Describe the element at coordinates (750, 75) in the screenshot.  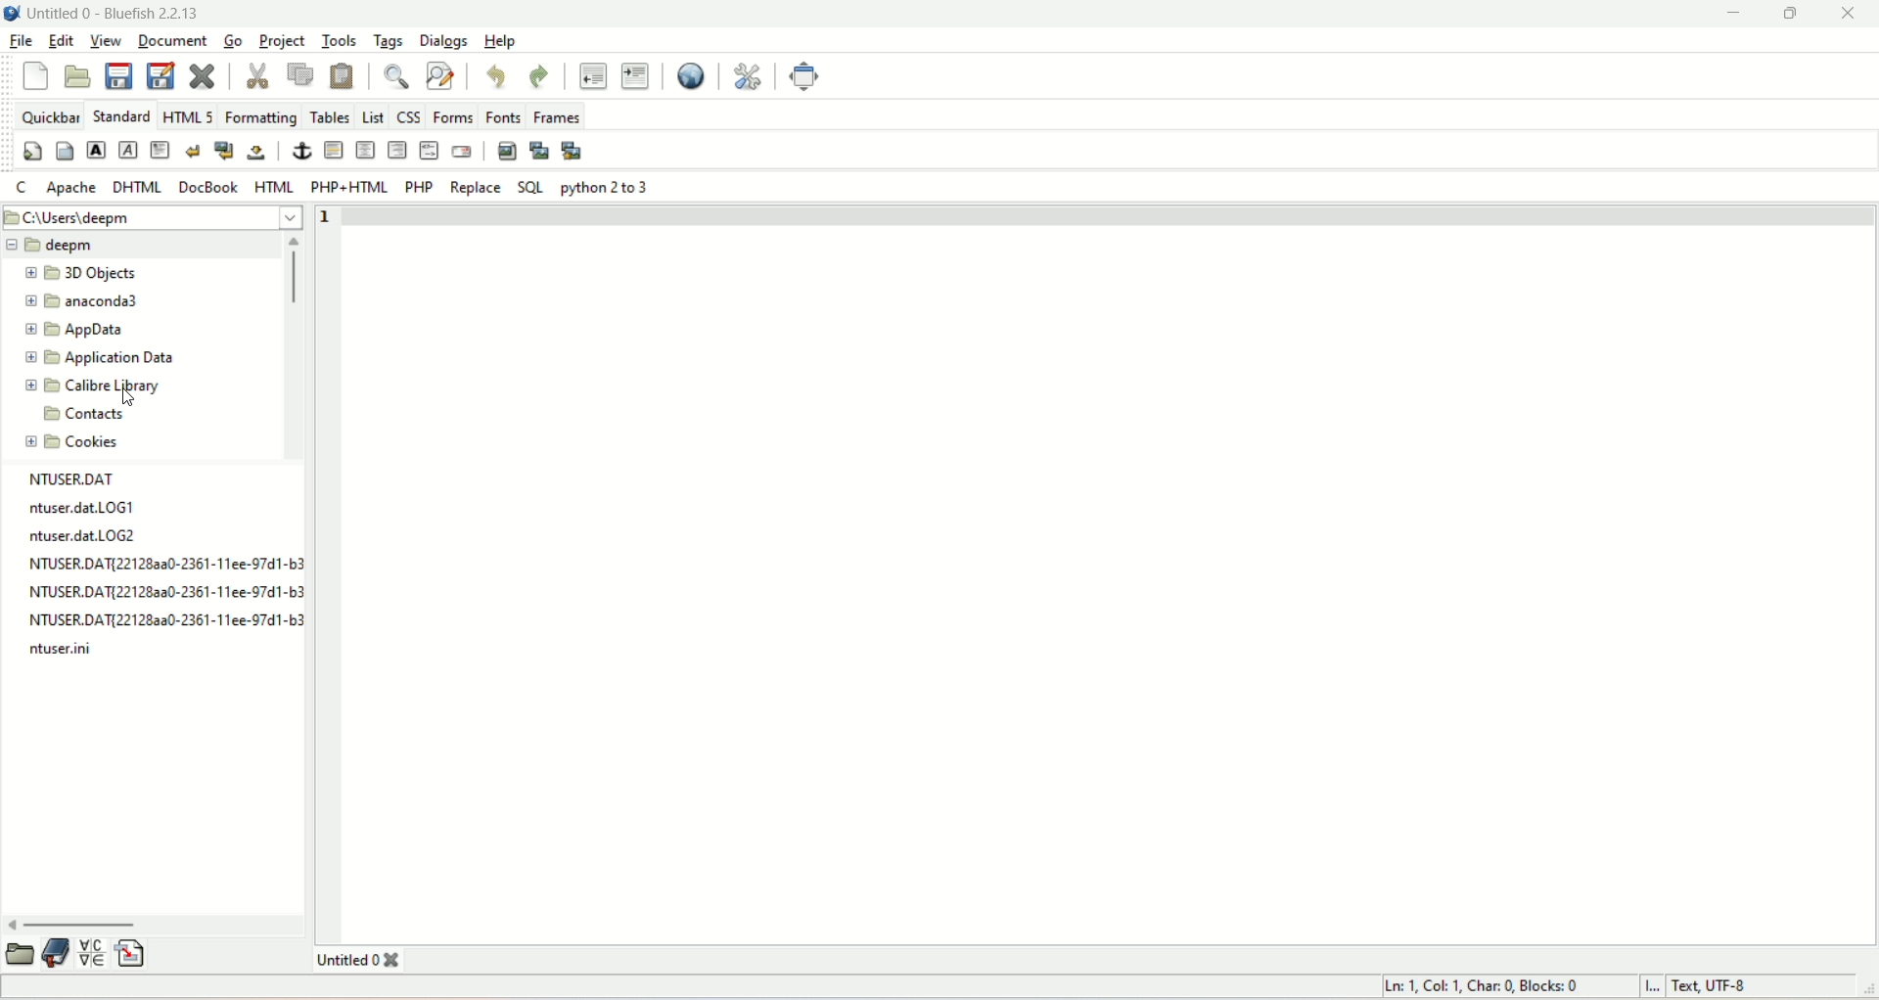
I see `edit preferences` at that location.